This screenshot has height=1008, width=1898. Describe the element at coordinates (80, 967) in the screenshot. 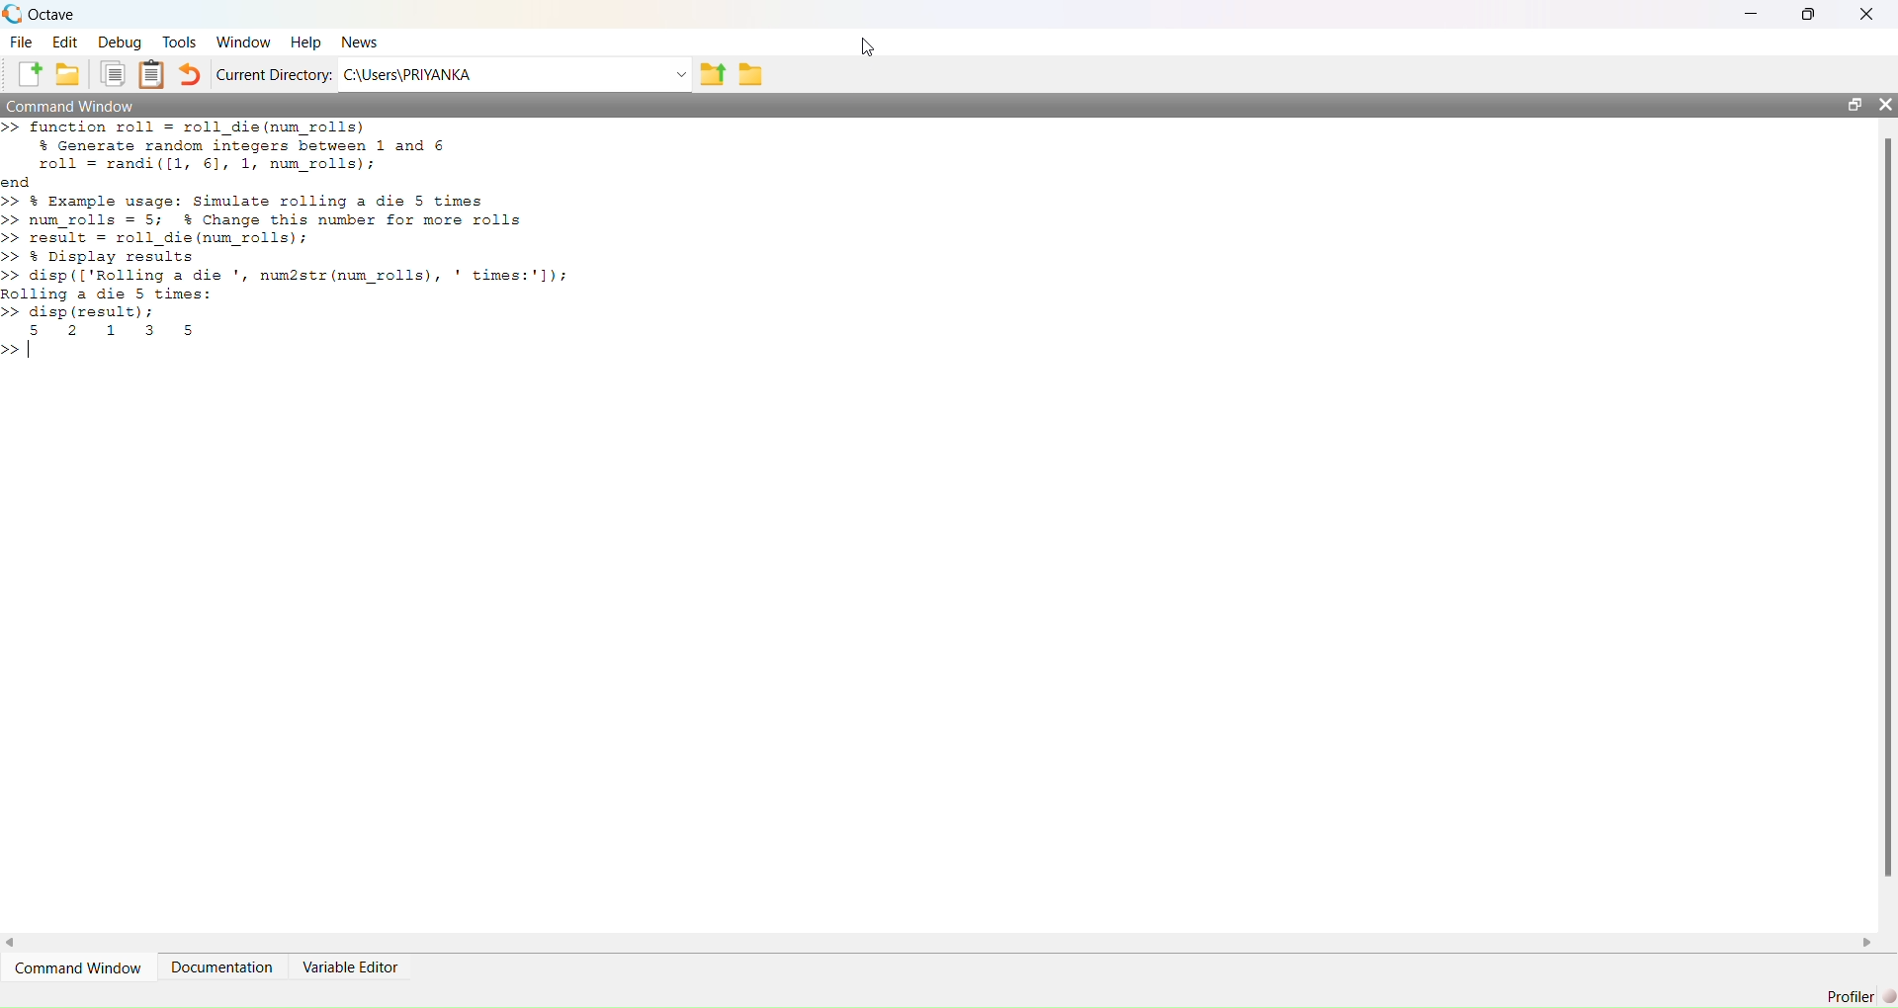

I see `command window` at that location.